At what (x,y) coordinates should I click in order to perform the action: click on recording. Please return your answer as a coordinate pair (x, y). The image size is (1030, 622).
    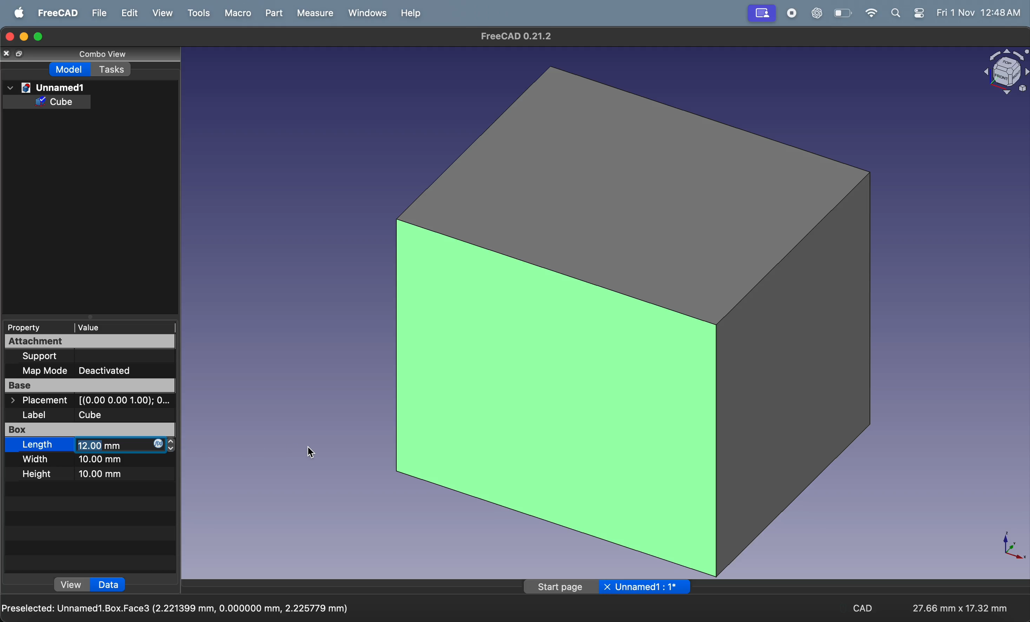
    Looking at the image, I should click on (760, 13).